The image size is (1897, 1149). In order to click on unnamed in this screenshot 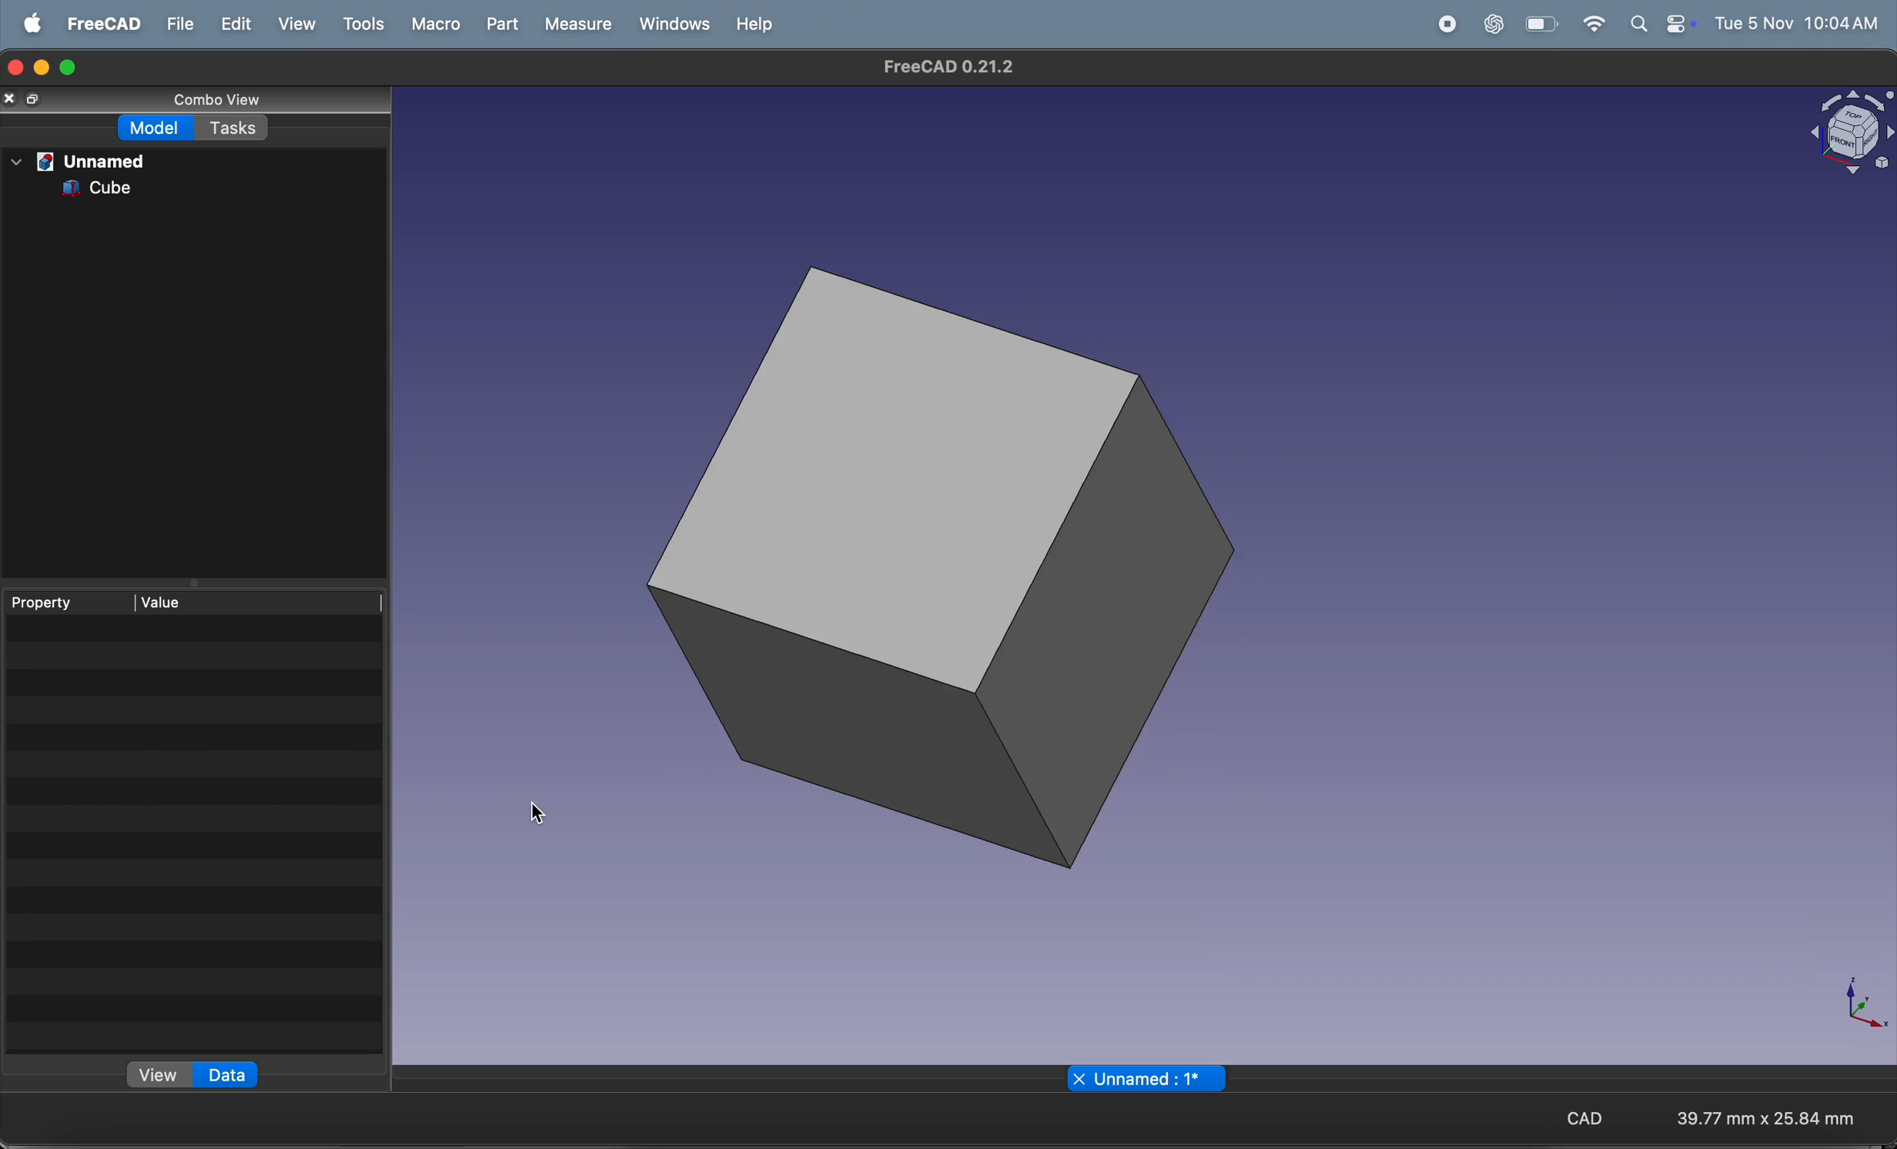, I will do `click(93, 159)`.